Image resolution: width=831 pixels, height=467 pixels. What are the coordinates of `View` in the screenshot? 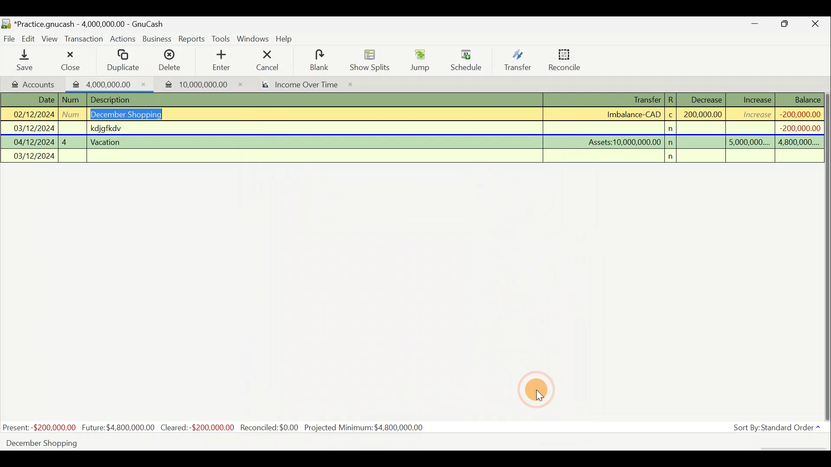 It's located at (51, 39).